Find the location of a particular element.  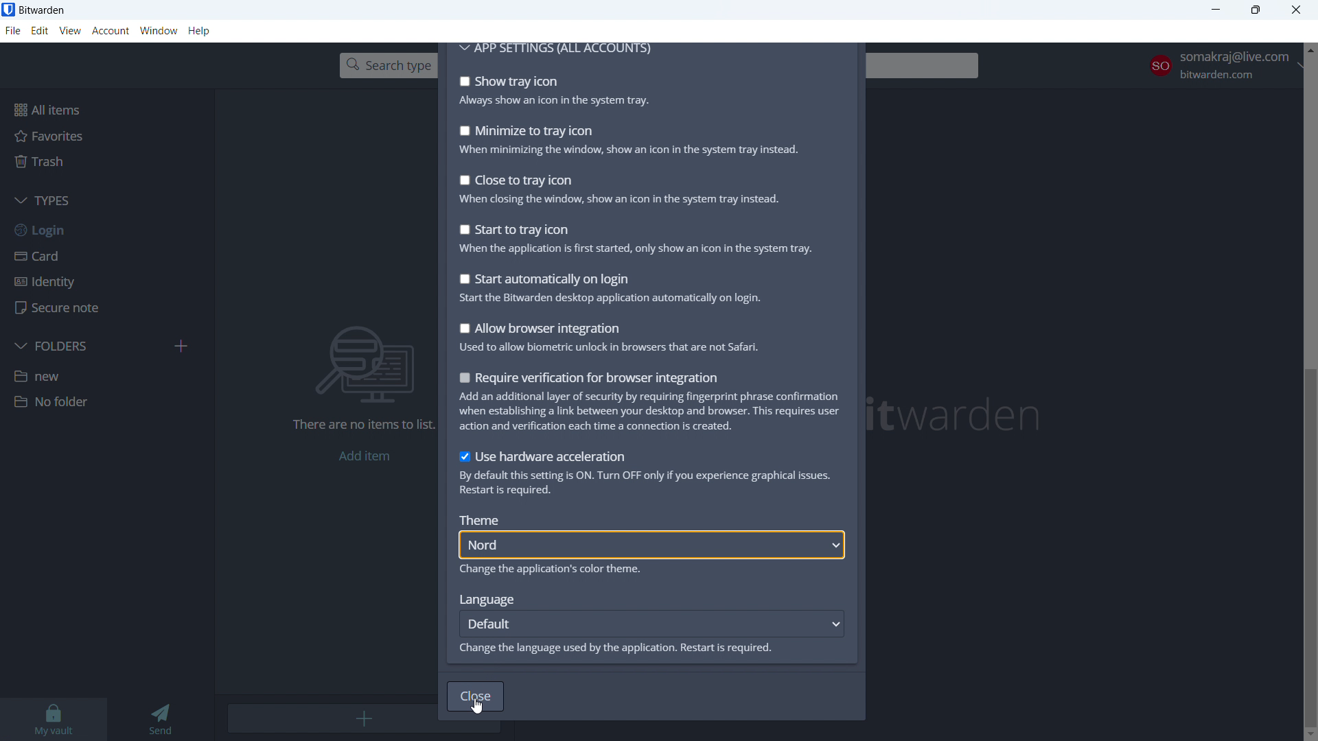

folder 2 is located at coordinates (106, 401).